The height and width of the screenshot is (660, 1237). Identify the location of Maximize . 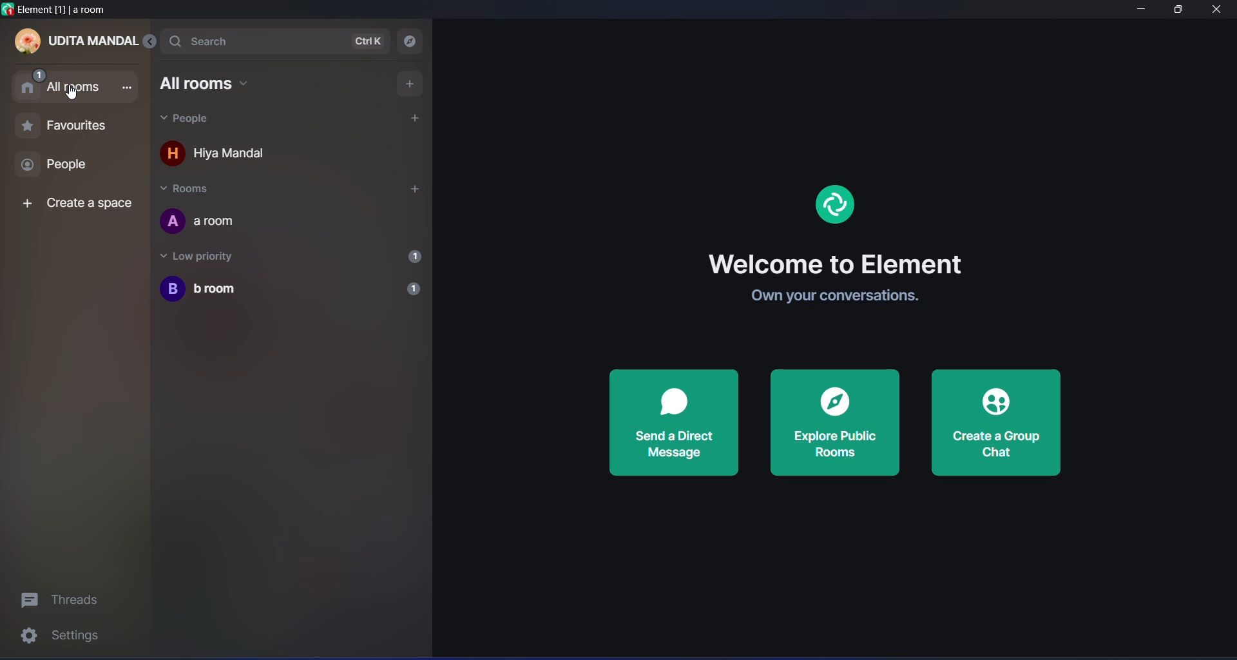
(1176, 10).